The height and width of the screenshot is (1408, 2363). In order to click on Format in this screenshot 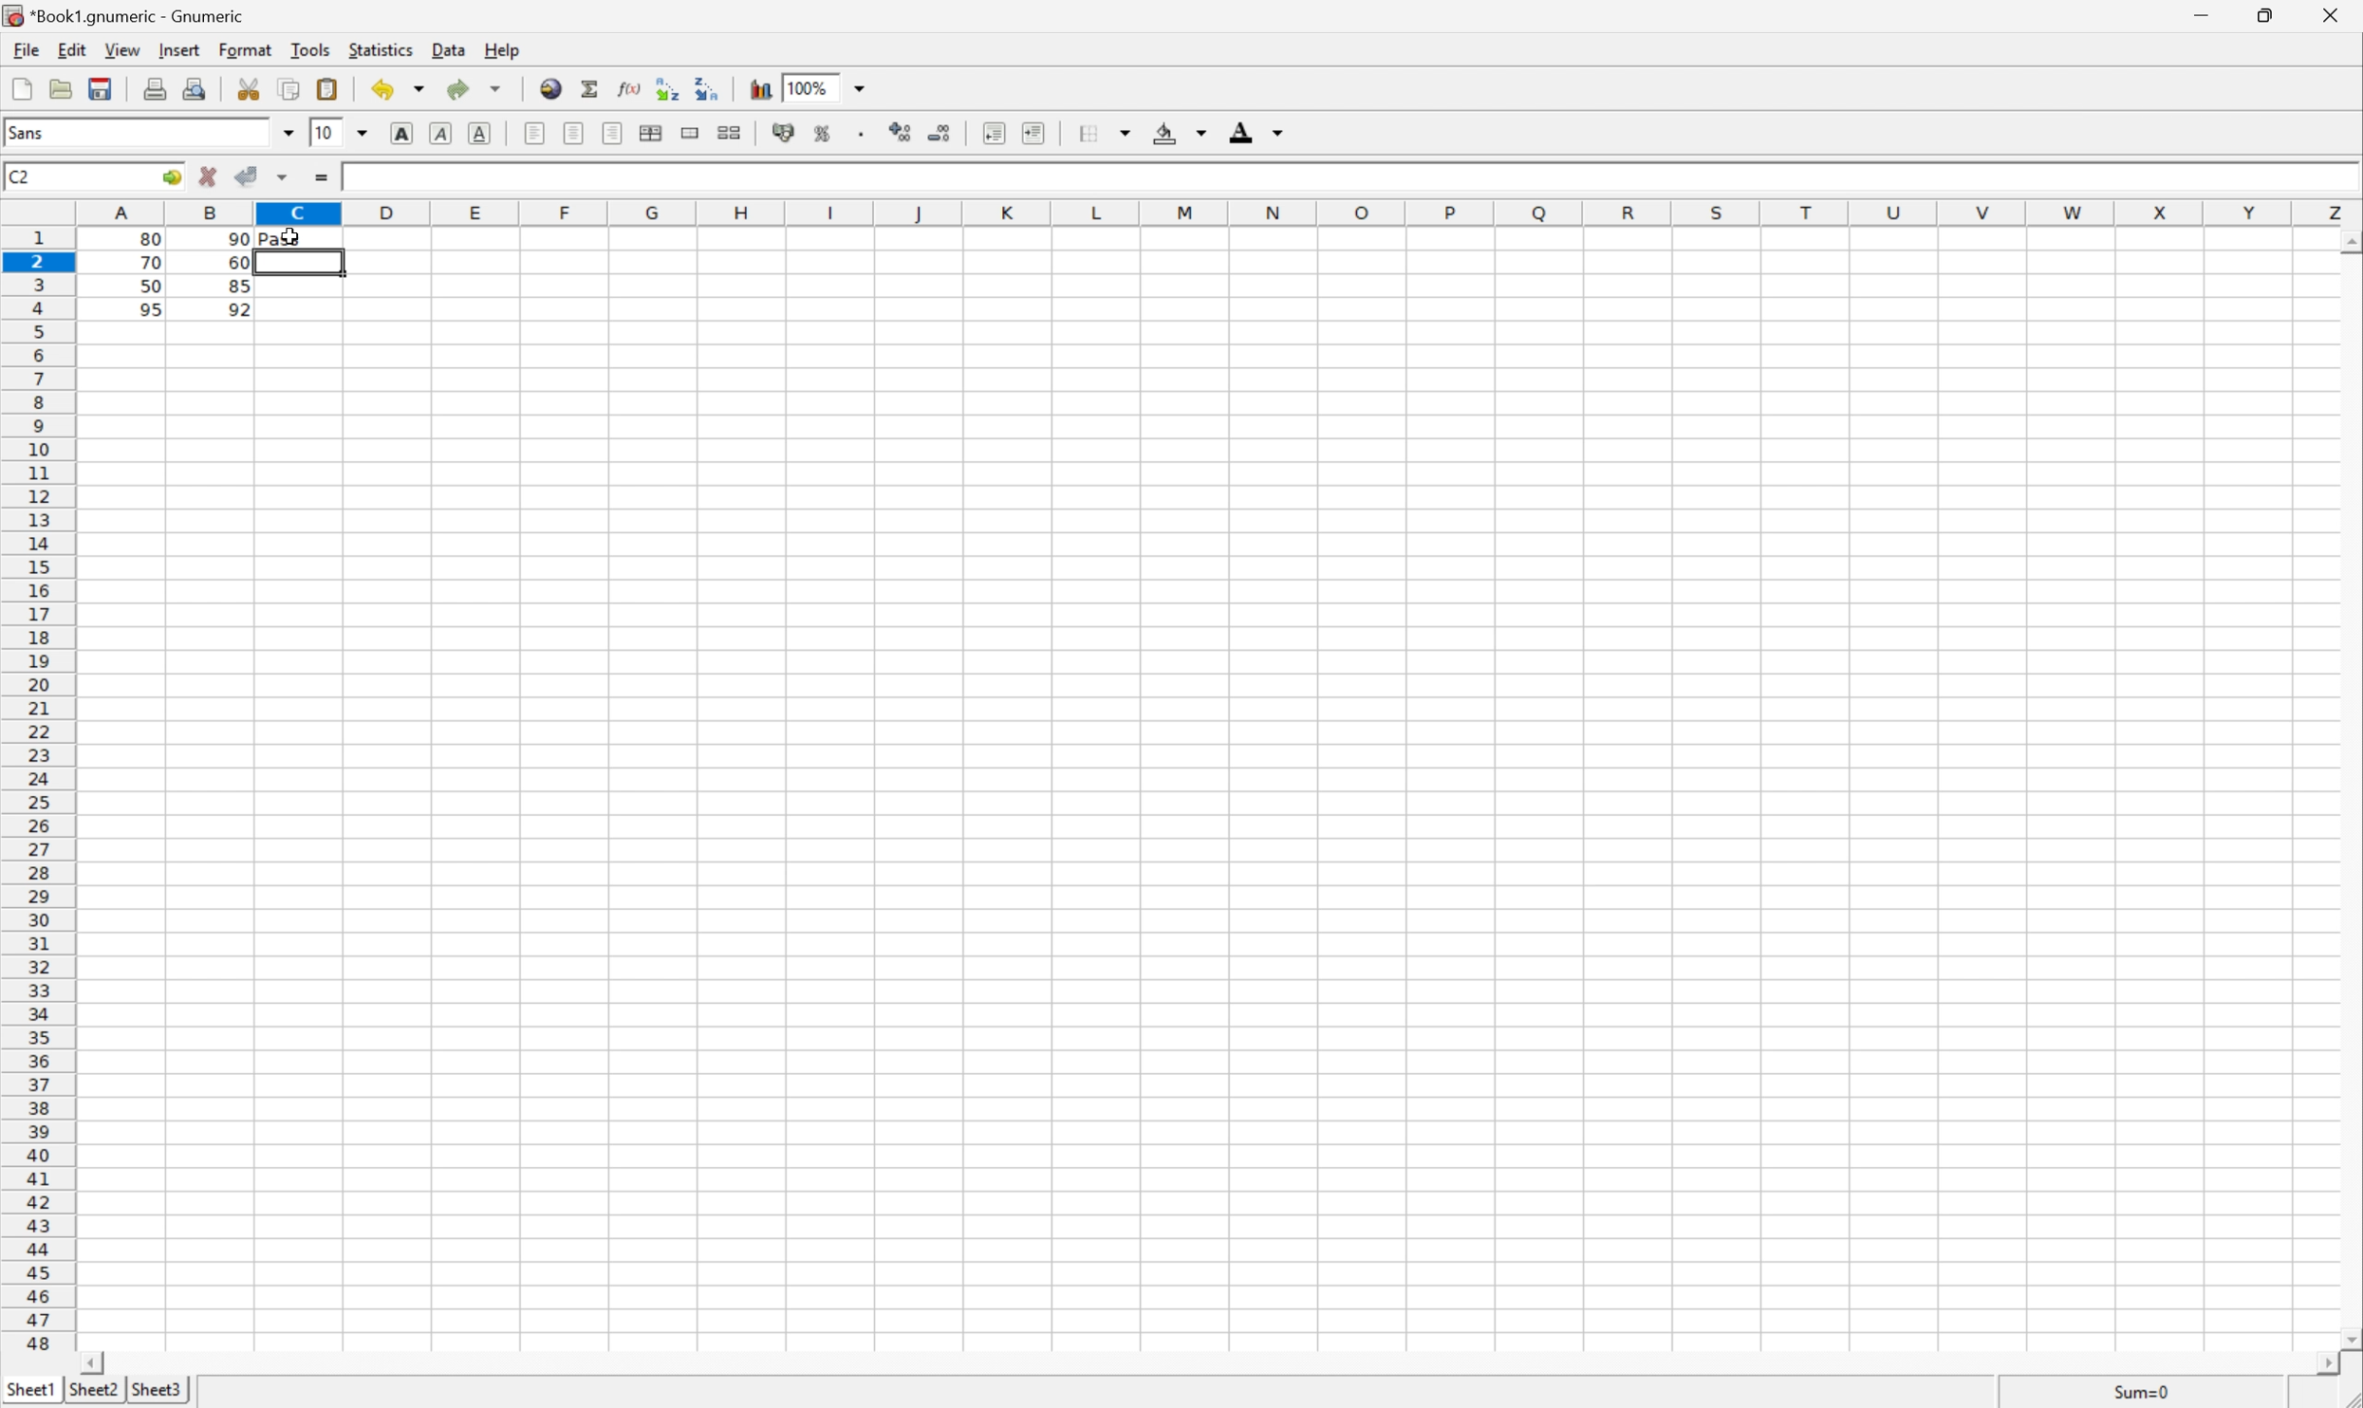, I will do `click(245, 47)`.